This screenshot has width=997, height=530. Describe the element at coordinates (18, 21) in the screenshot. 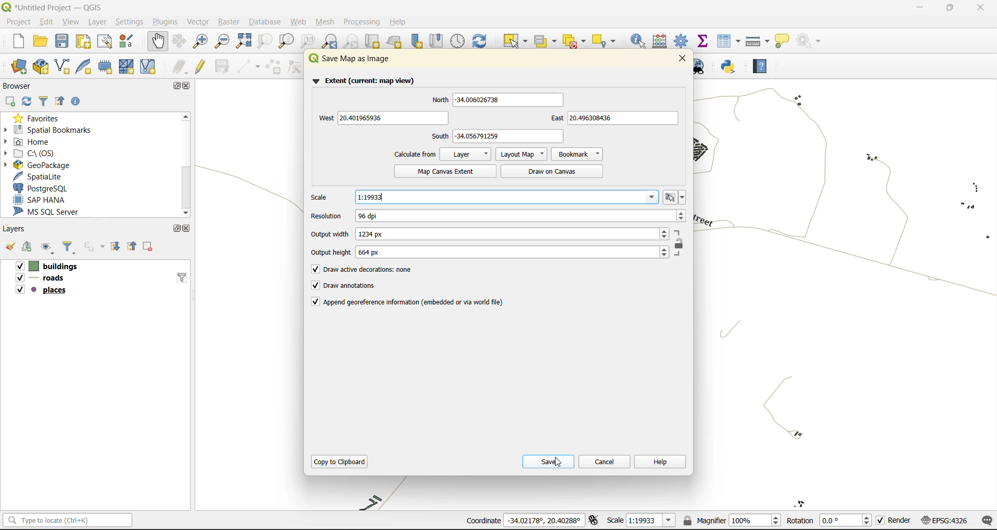

I see `project` at that location.